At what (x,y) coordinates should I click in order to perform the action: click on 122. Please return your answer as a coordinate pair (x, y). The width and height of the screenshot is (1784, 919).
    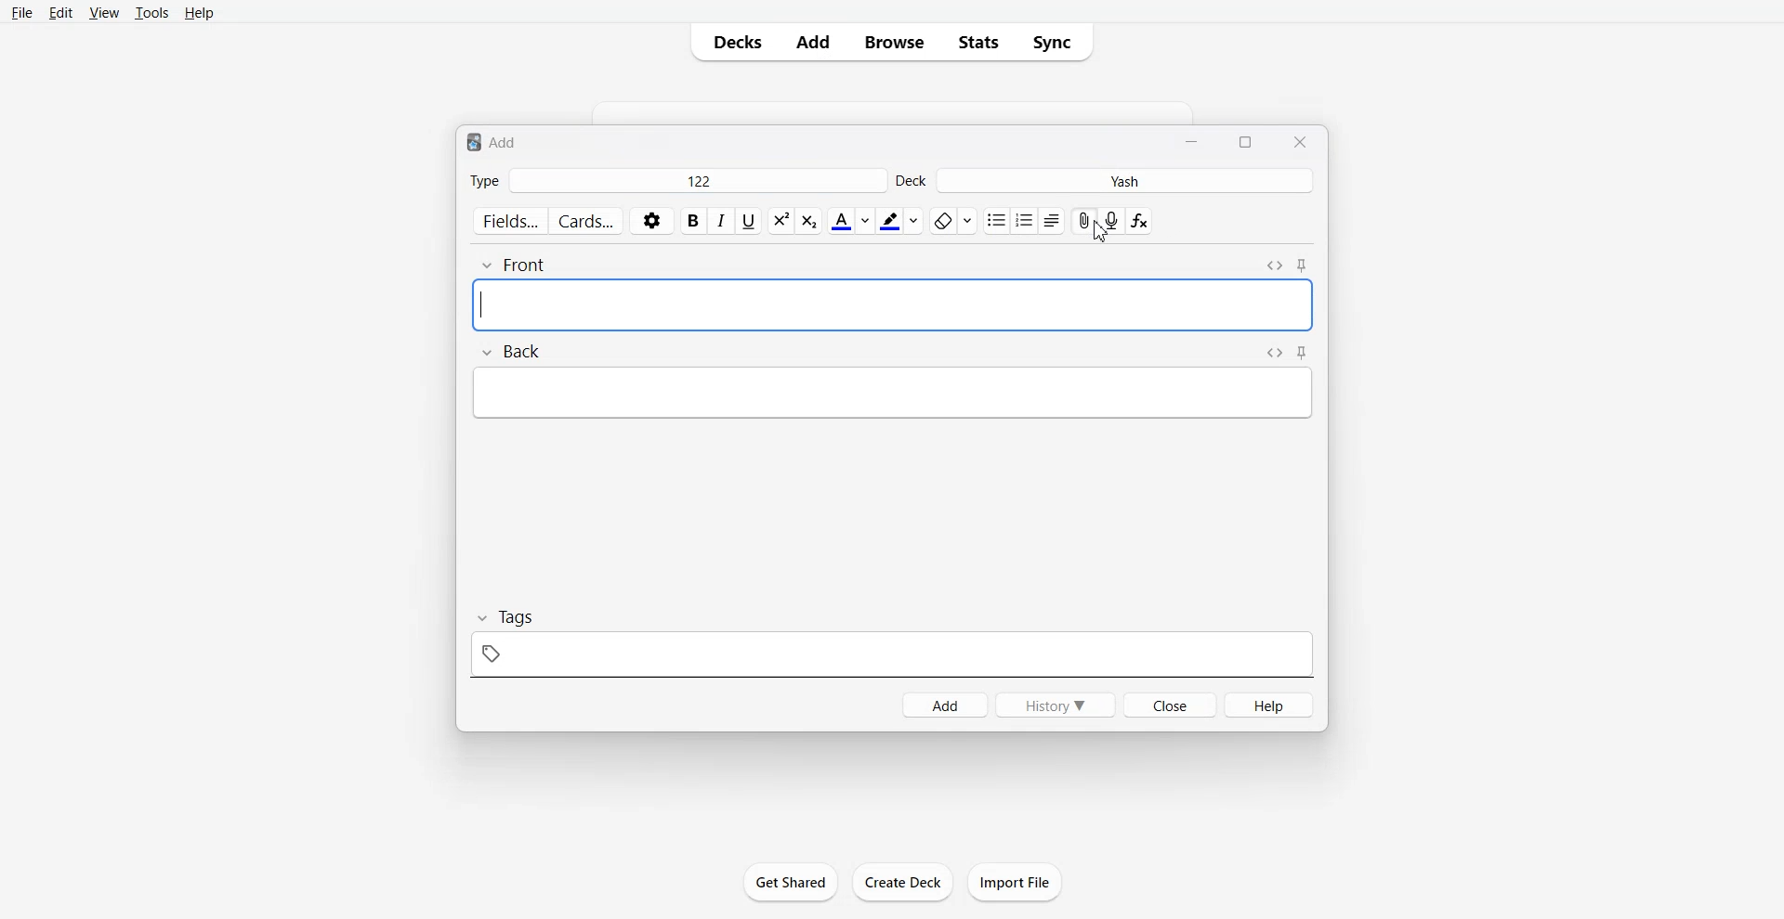
    Looking at the image, I should click on (699, 180).